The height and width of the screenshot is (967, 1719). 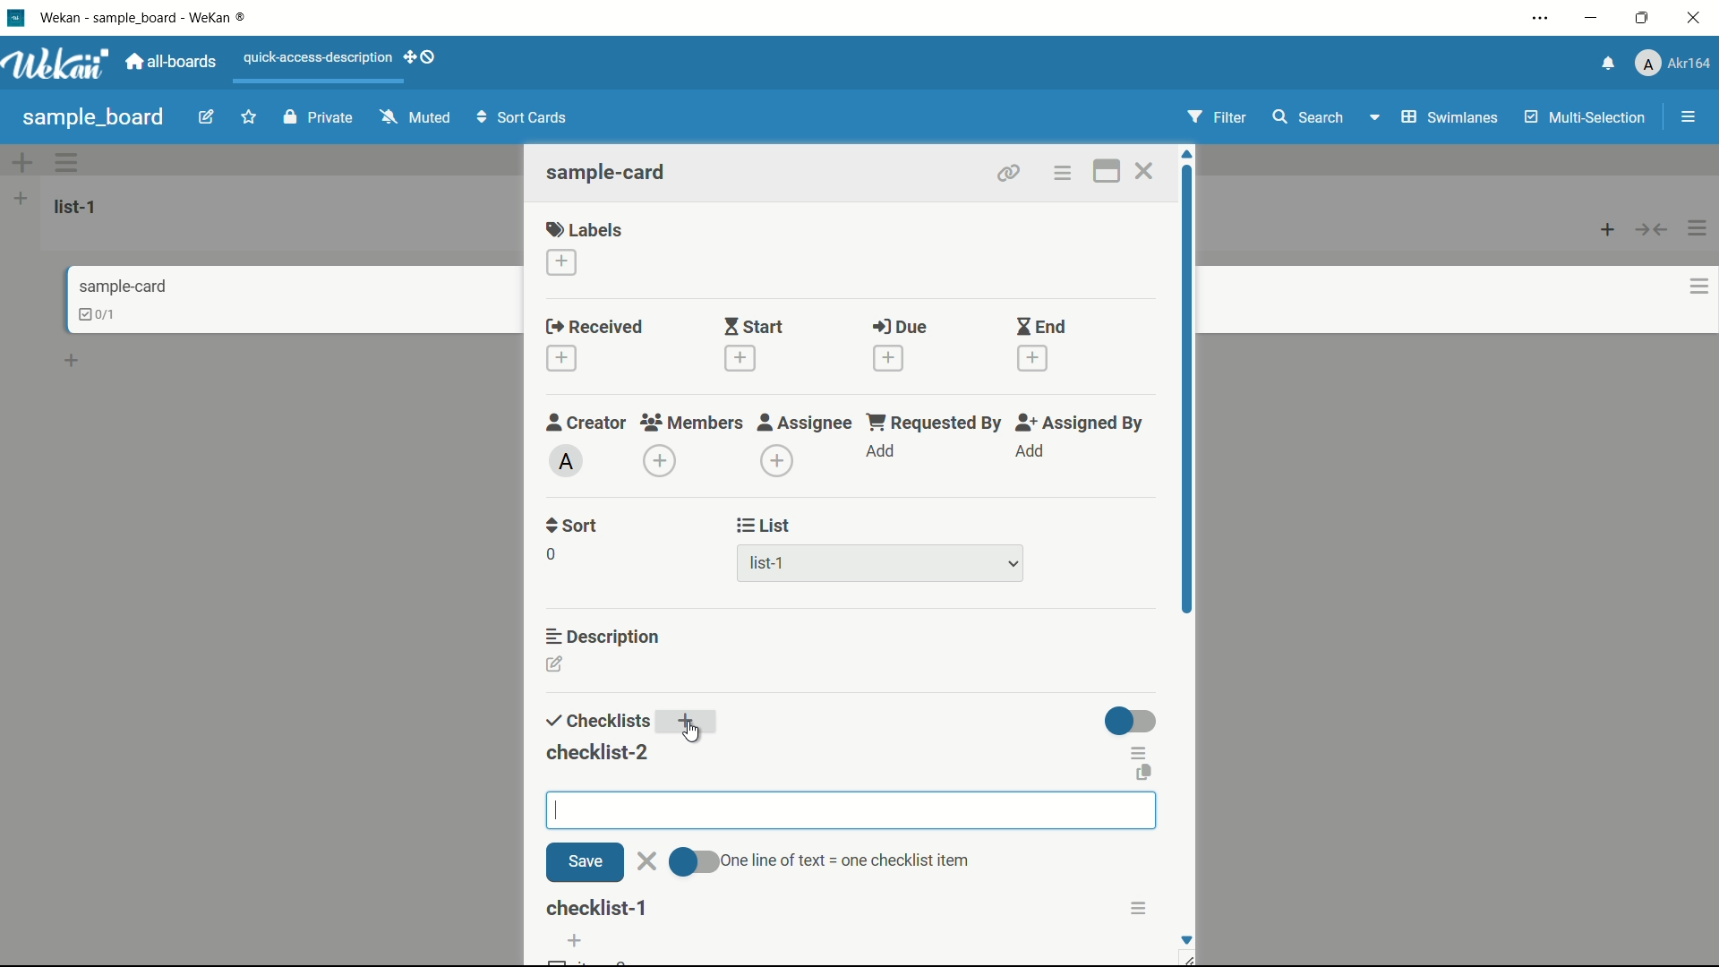 What do you see at coordinates (21, 198) in the screenshot?
I see `add list` at bounding box center [21, 198].